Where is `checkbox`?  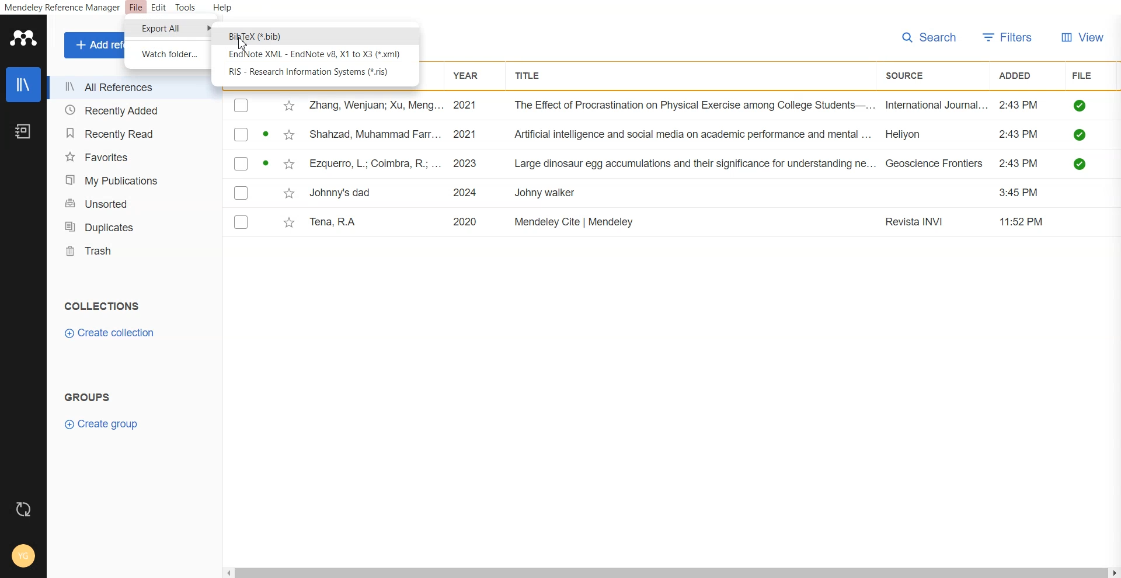 checkbox is located at coordinates (241, 192).